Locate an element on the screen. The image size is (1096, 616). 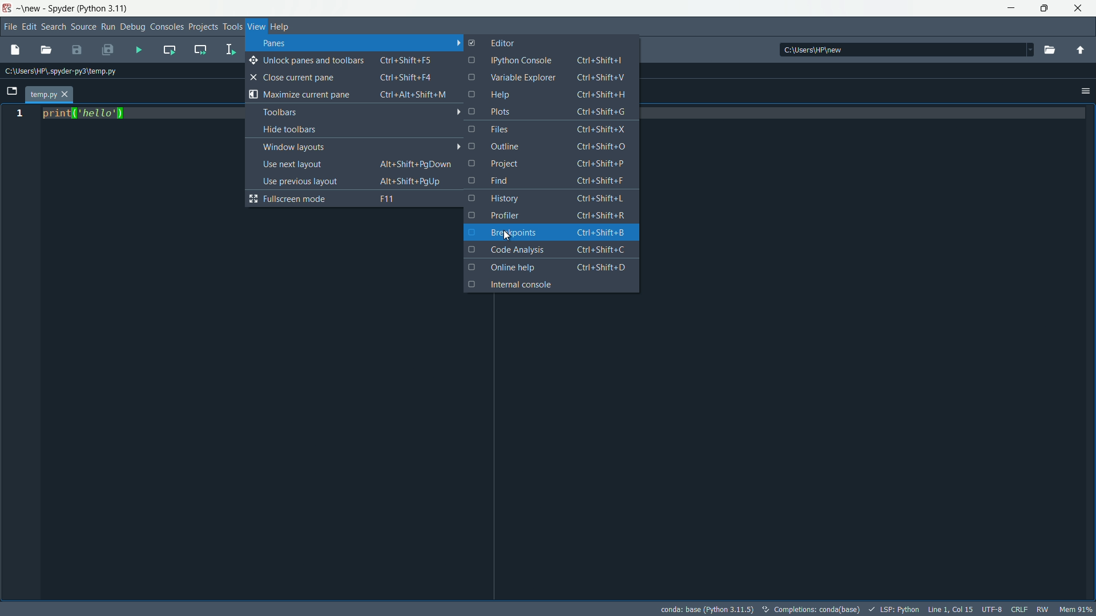
outline is located at coordinates (555, 148).